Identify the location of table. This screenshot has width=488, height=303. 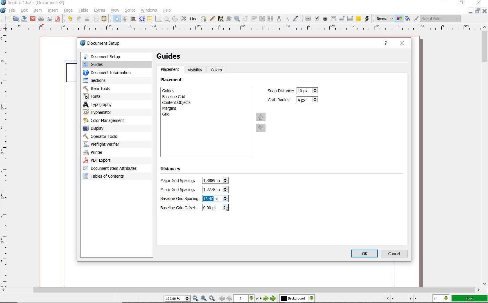
(150, 19).